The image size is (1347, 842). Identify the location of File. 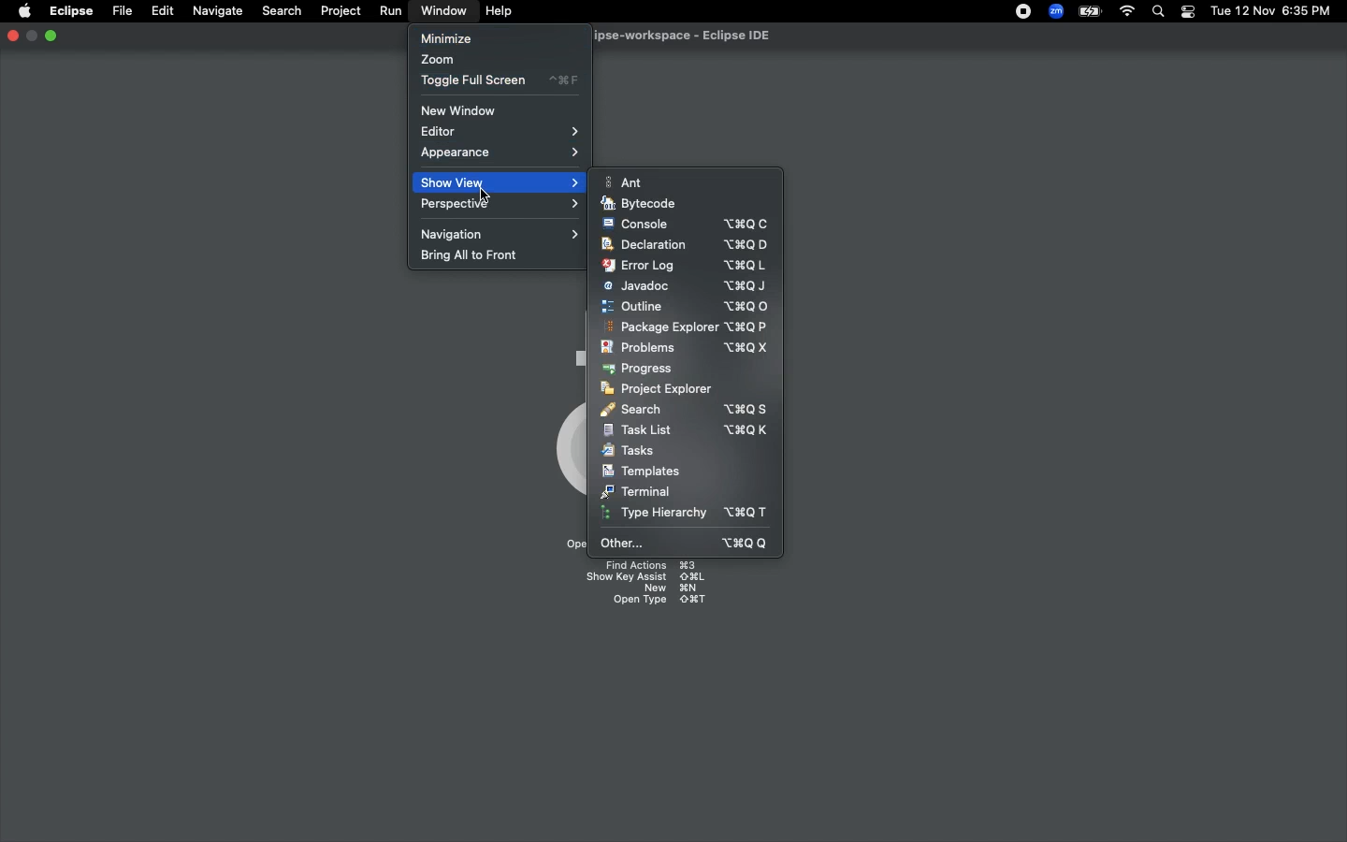
(121, 11).